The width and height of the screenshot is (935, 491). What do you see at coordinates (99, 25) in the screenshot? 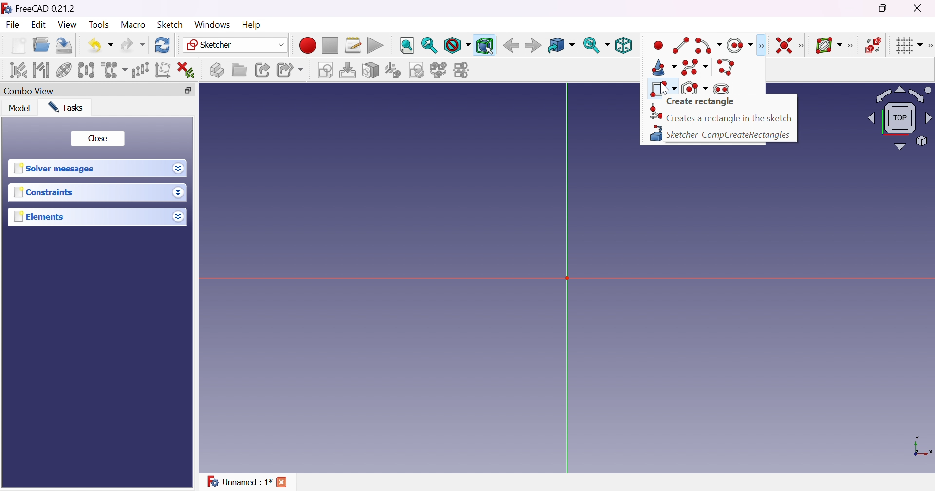
I see `Tools` at bounding box center [99, 25].